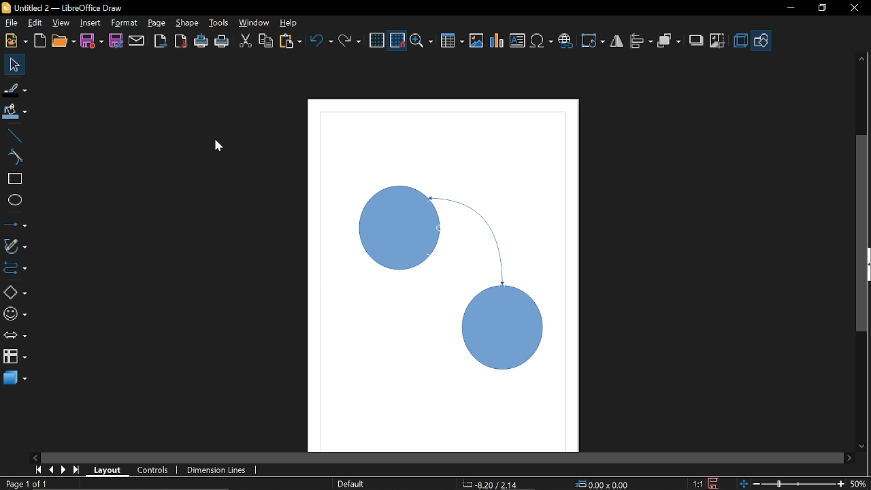 Image resolution: width=871 pixels, height=490 pixels. Describe the element at coordinates (222, 41) in the screenshot. I see `Print` at that location.